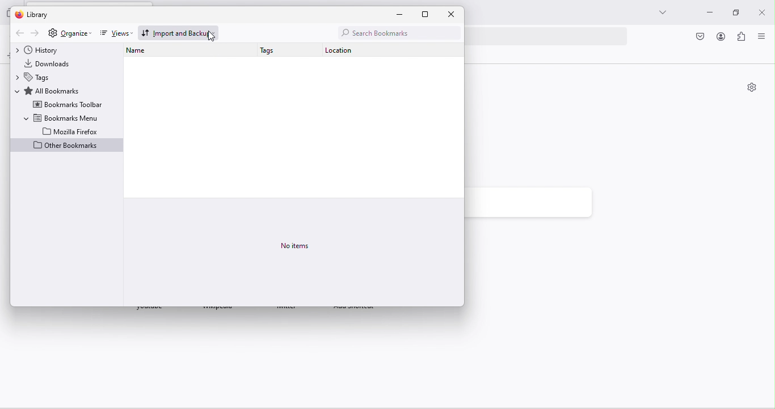 The width and height of the screenshot is (775, 409). Describe the element at coordinates (347, 52) in the screenshot. I see `location` at that location.